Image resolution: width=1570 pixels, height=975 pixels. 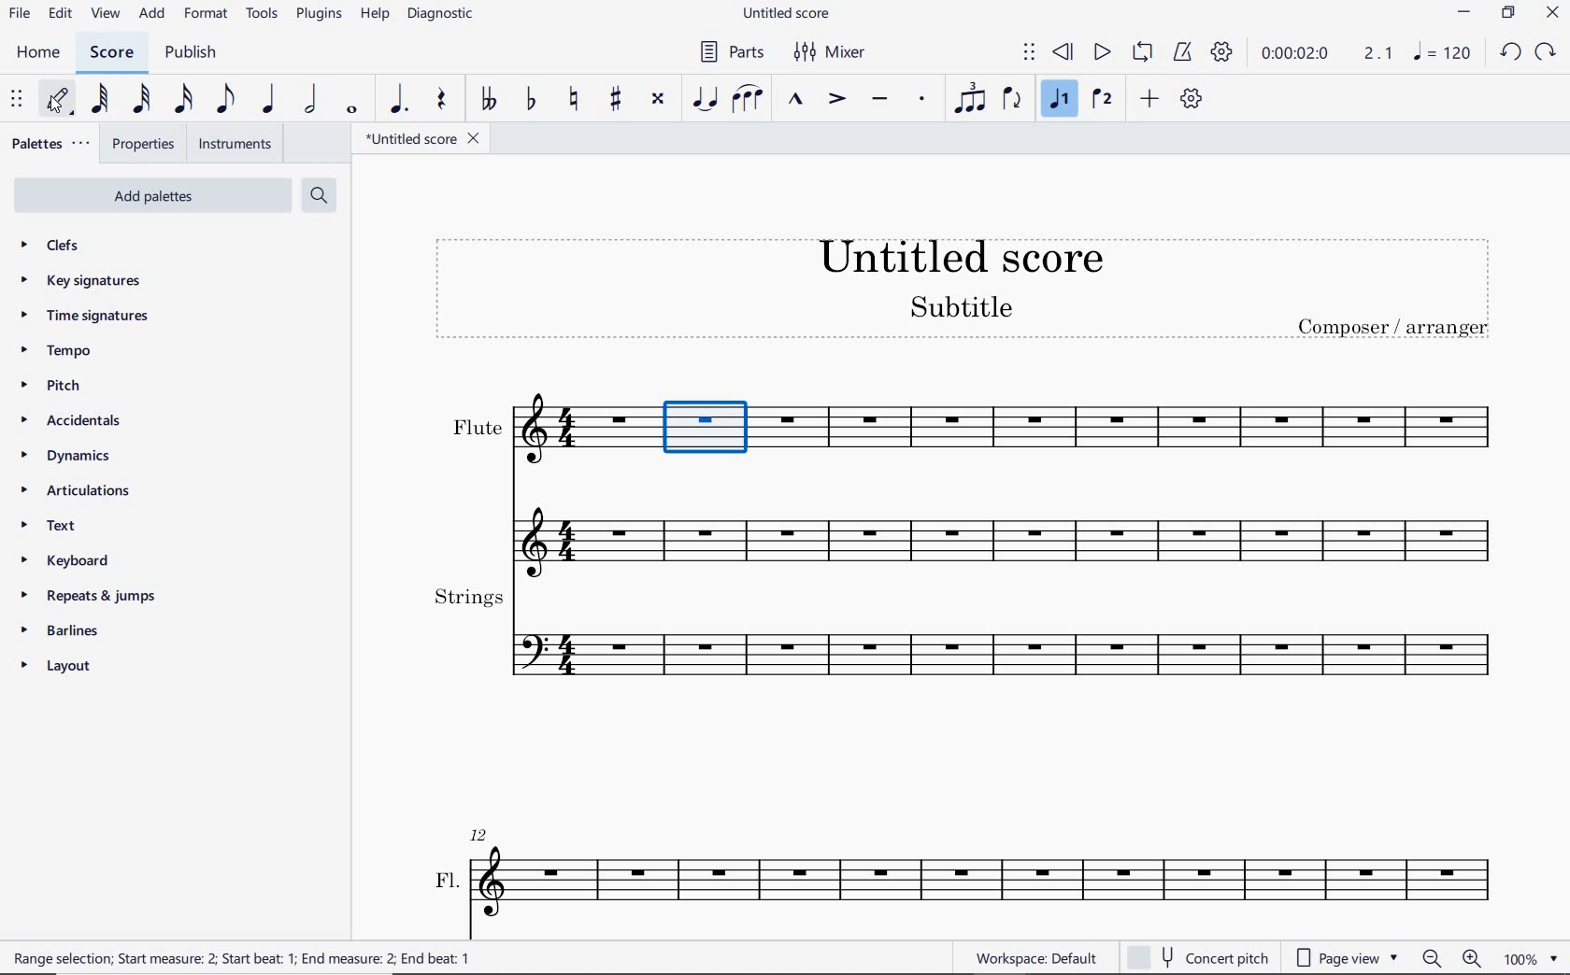 I want to click on PARTS, so click(x=735, y=52).